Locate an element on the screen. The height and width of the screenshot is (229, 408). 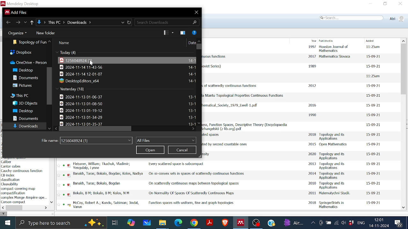
Cursor is located at coordinates (91, 63).